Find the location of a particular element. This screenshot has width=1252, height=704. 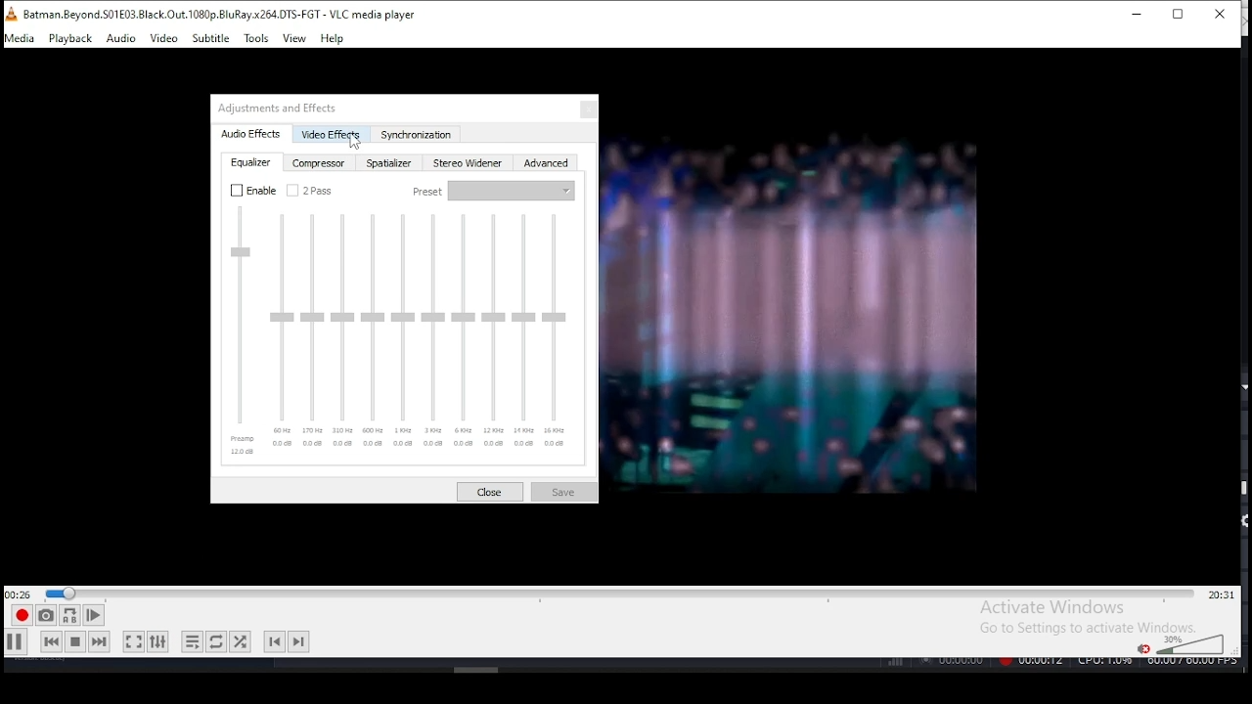

checkbox: enable/disable equalizer is located at coordinates (254, 191).